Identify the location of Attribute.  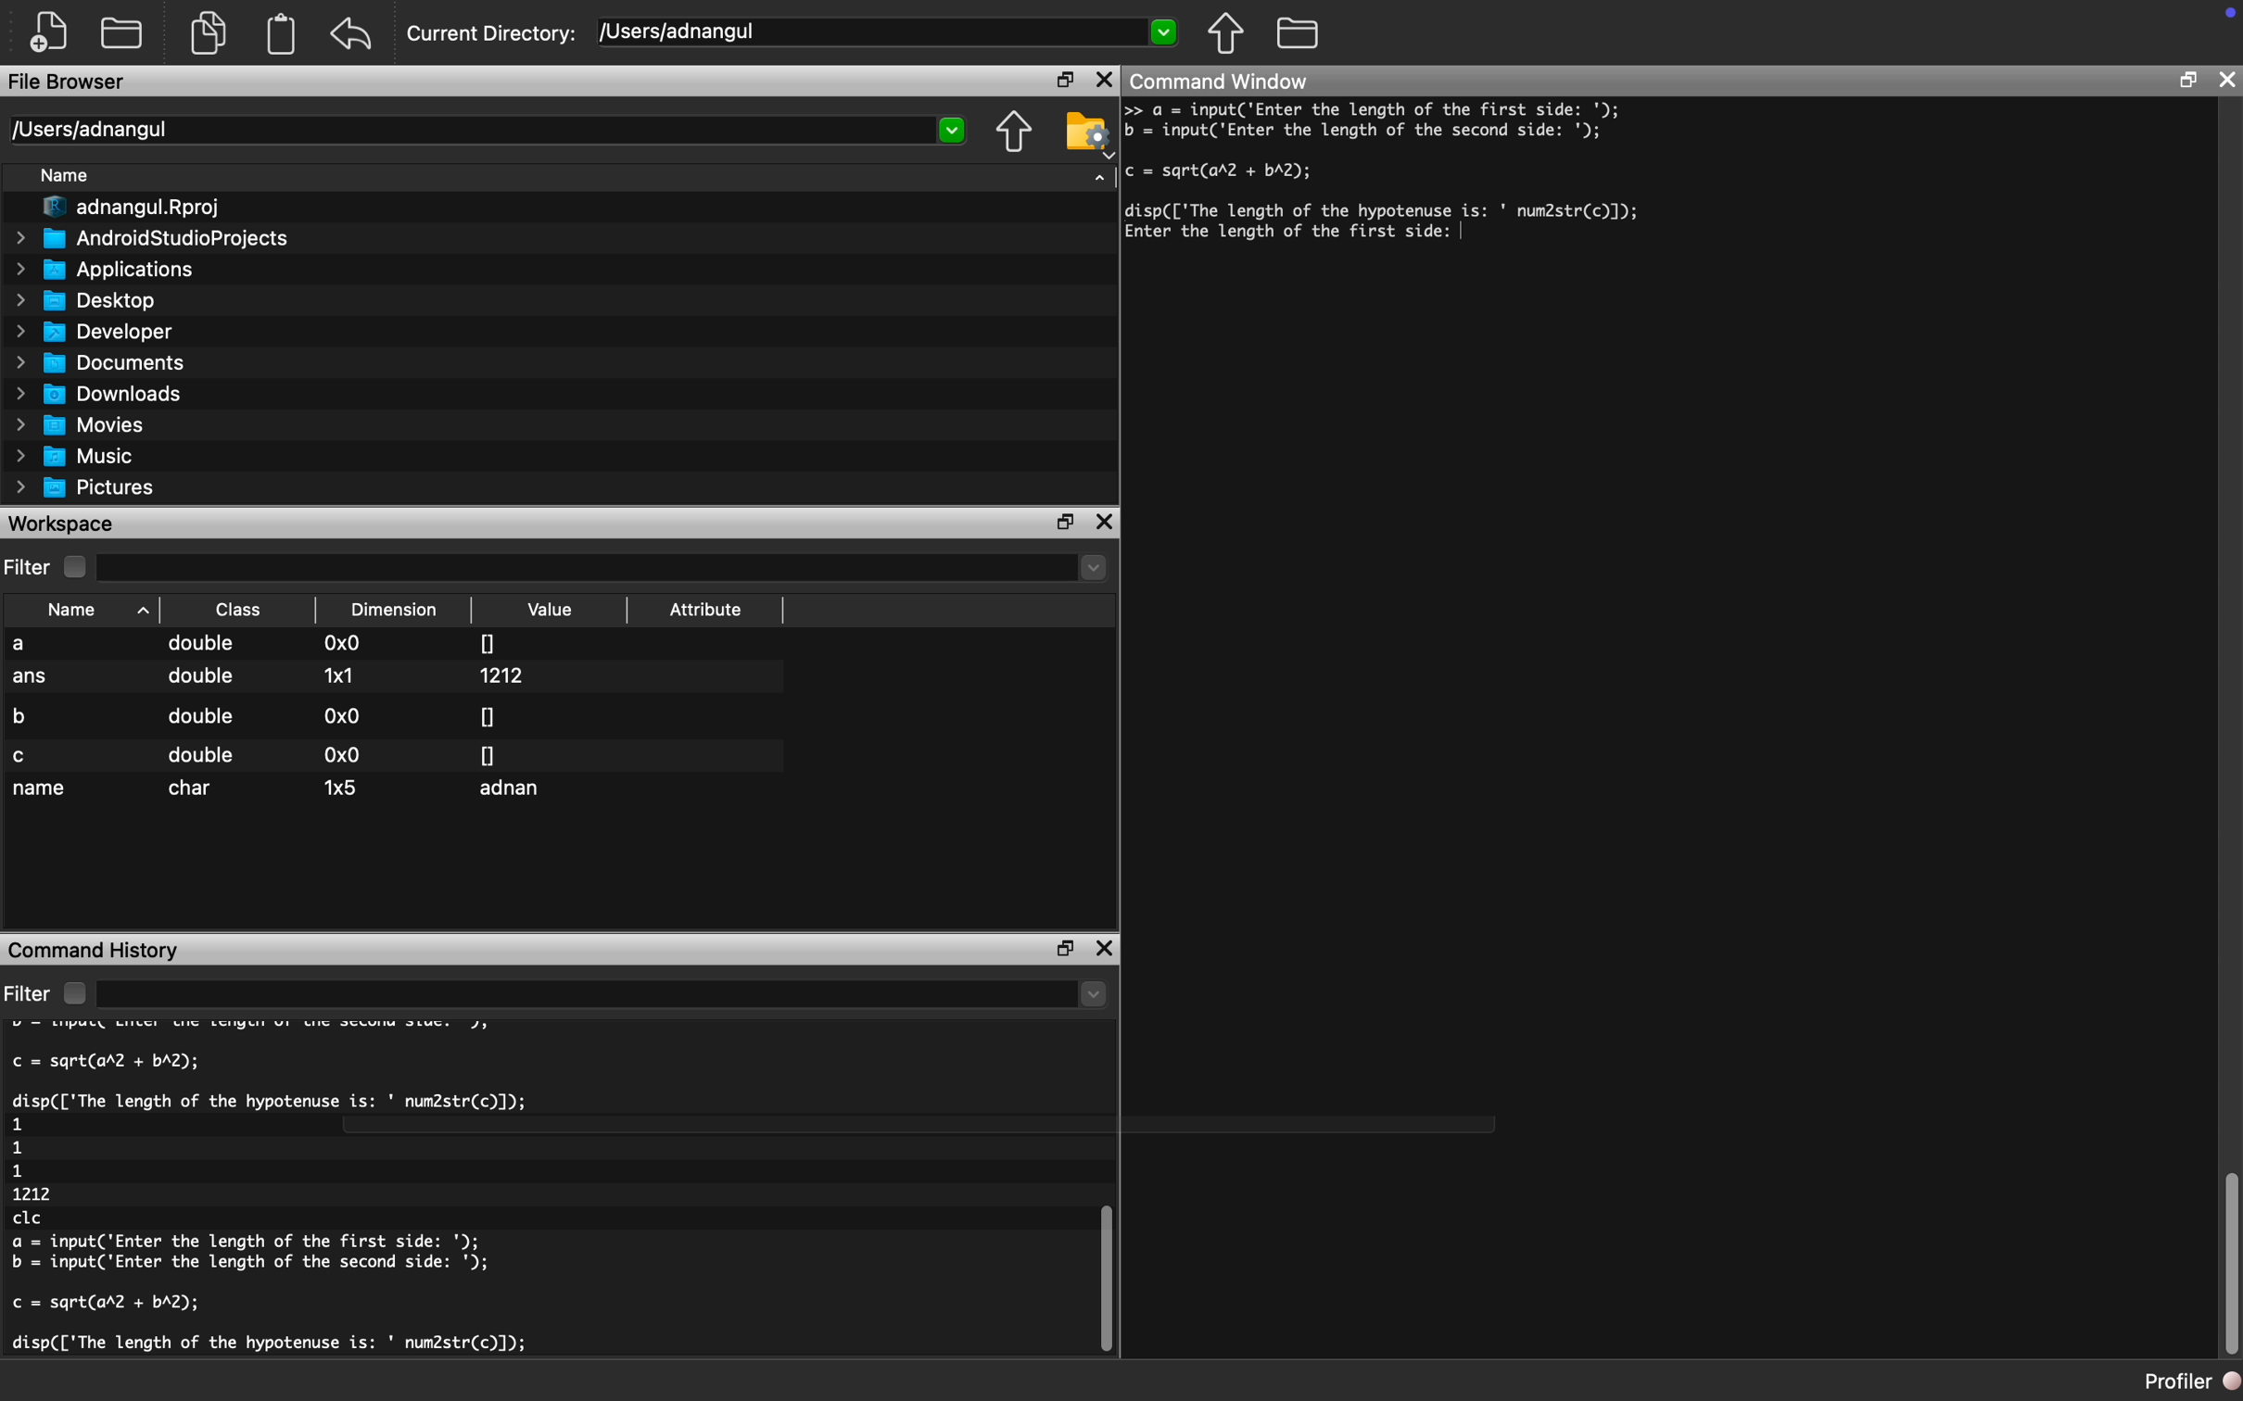
(706, 614).